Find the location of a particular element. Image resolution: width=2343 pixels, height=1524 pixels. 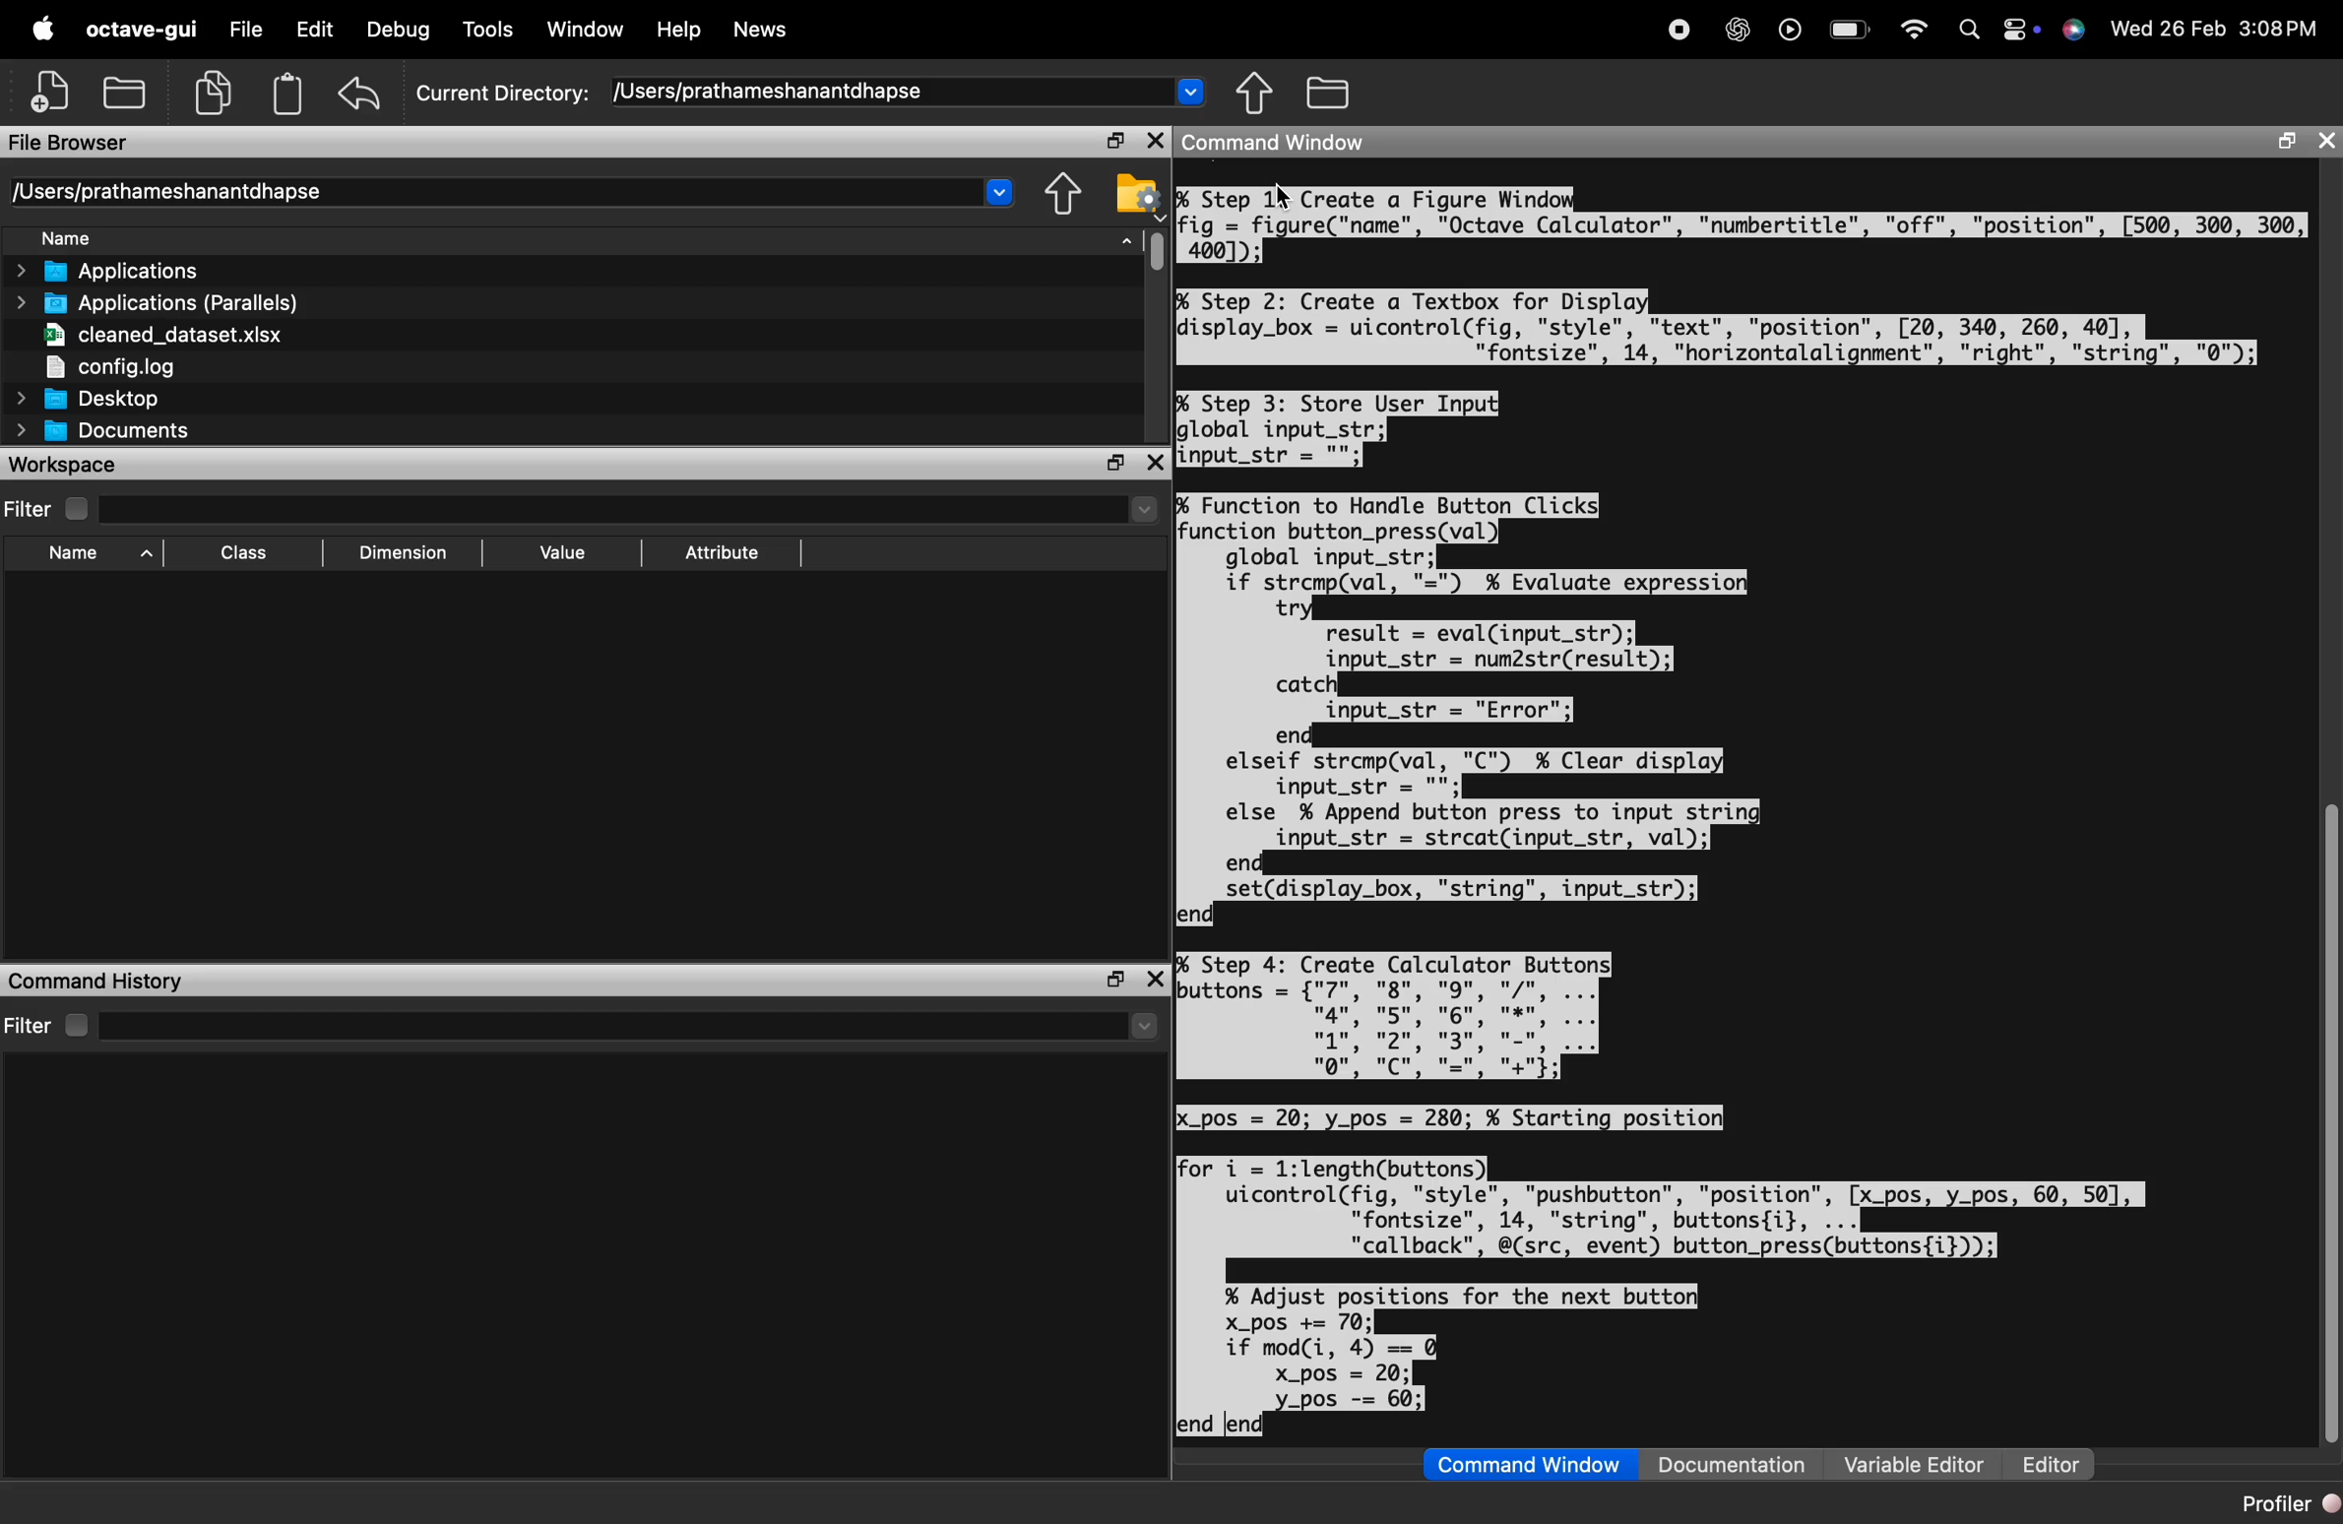

control center is located at coordinates (2021, 30).